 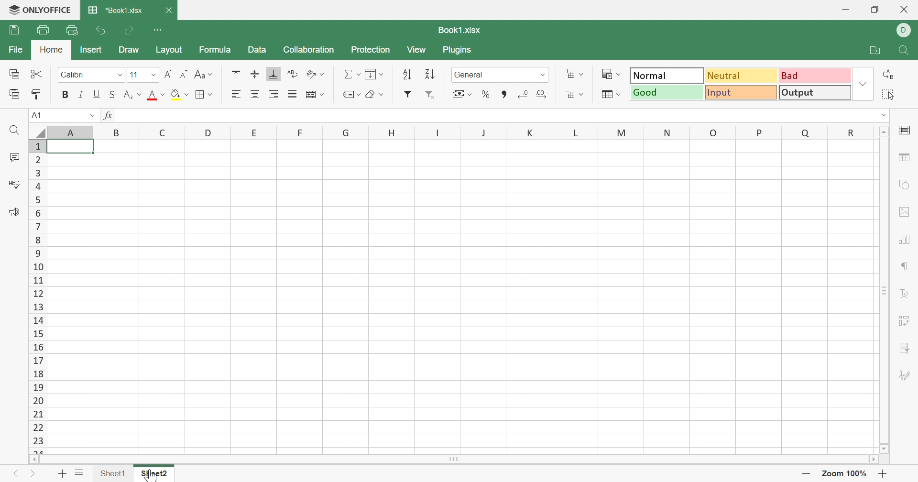 What do you see at coordinates (122, 75) in the screenshot?
I see `Drop Down` at bounding box center [122, 75].